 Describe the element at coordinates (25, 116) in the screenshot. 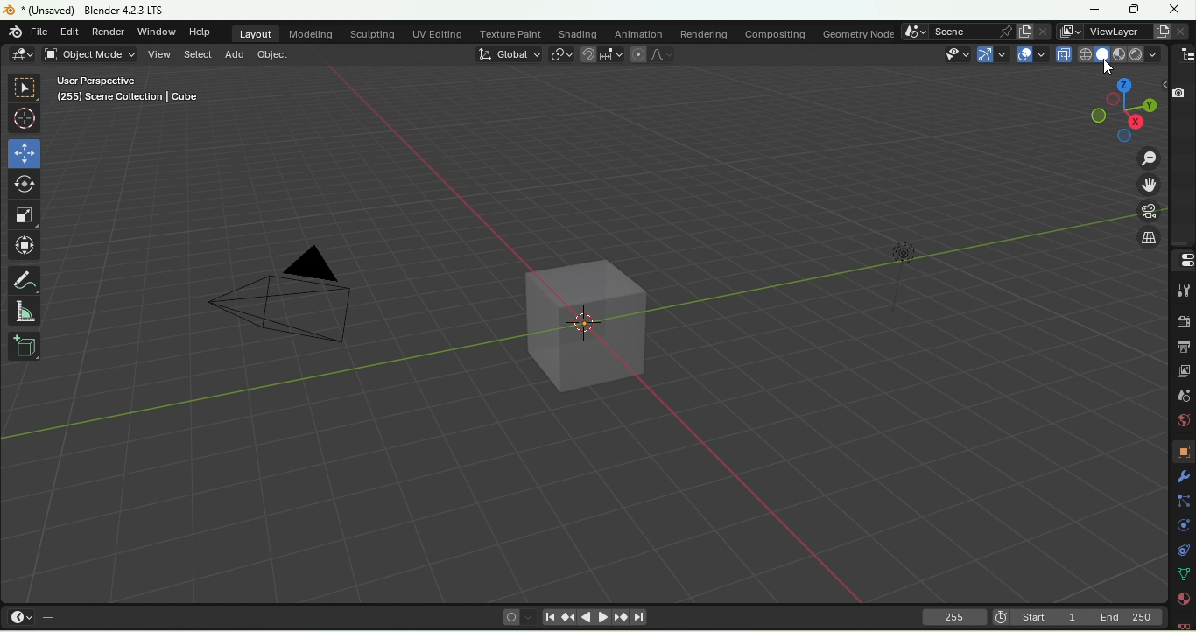

I see `Cursor` at that location.